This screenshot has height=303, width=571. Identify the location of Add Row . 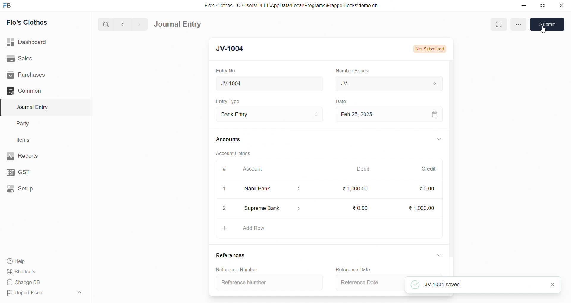
(328, 230).